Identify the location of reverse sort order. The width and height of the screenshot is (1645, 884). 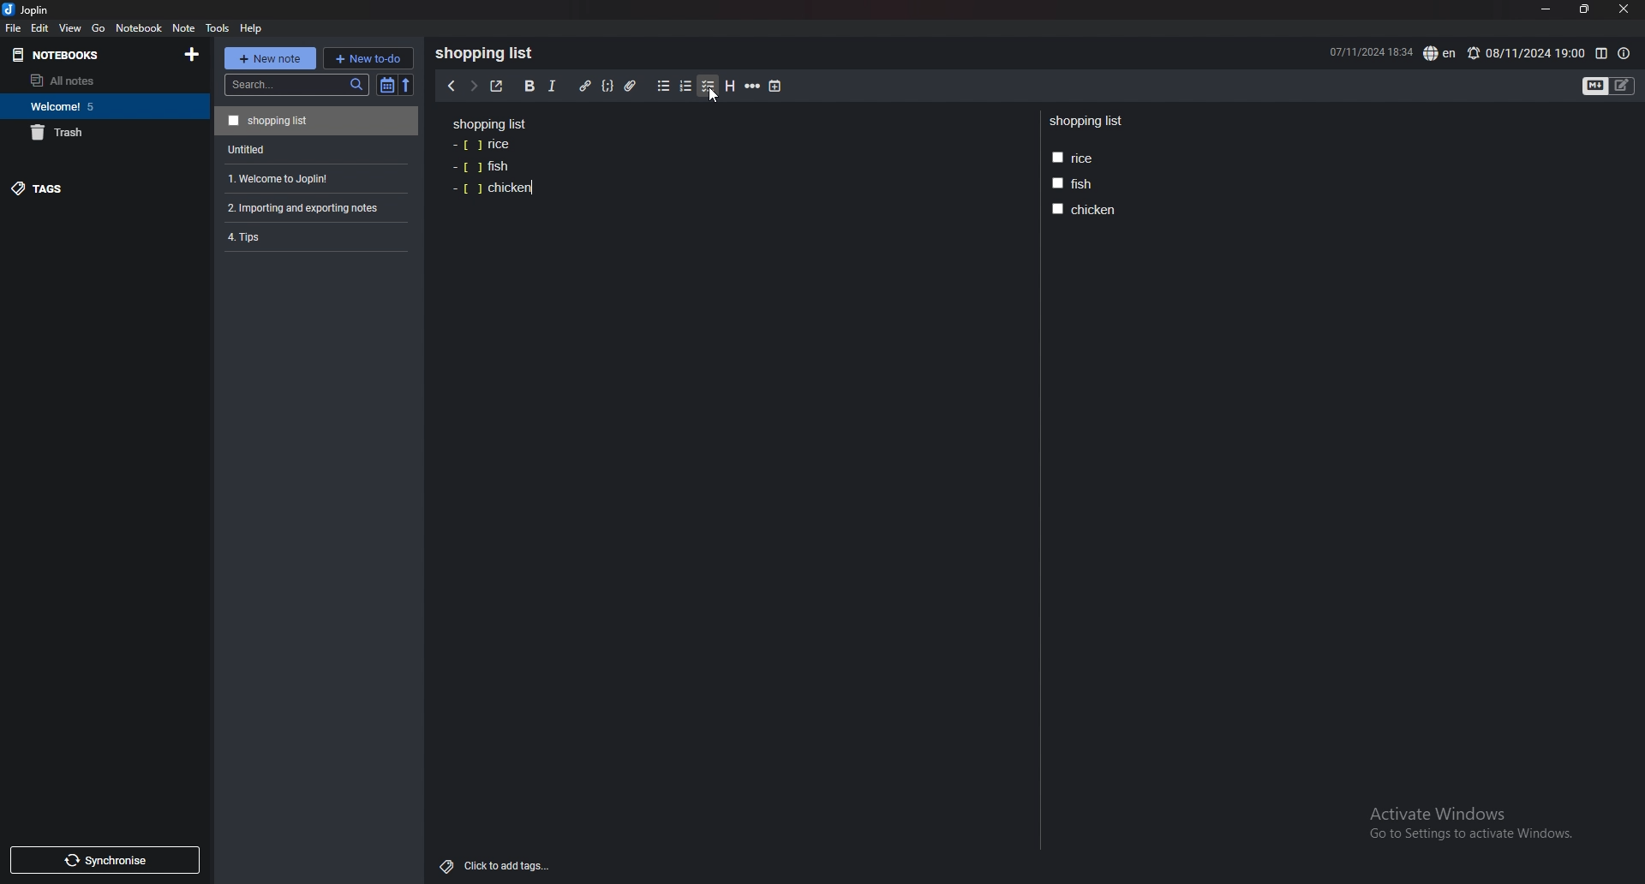
(410, 85).